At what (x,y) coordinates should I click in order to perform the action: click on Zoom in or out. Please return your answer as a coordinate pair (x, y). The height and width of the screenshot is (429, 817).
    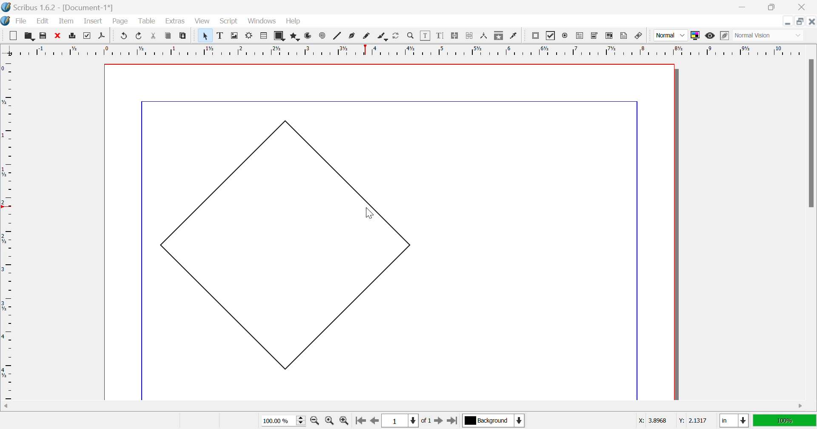
    Looking at the image, I should click on (411, 35).